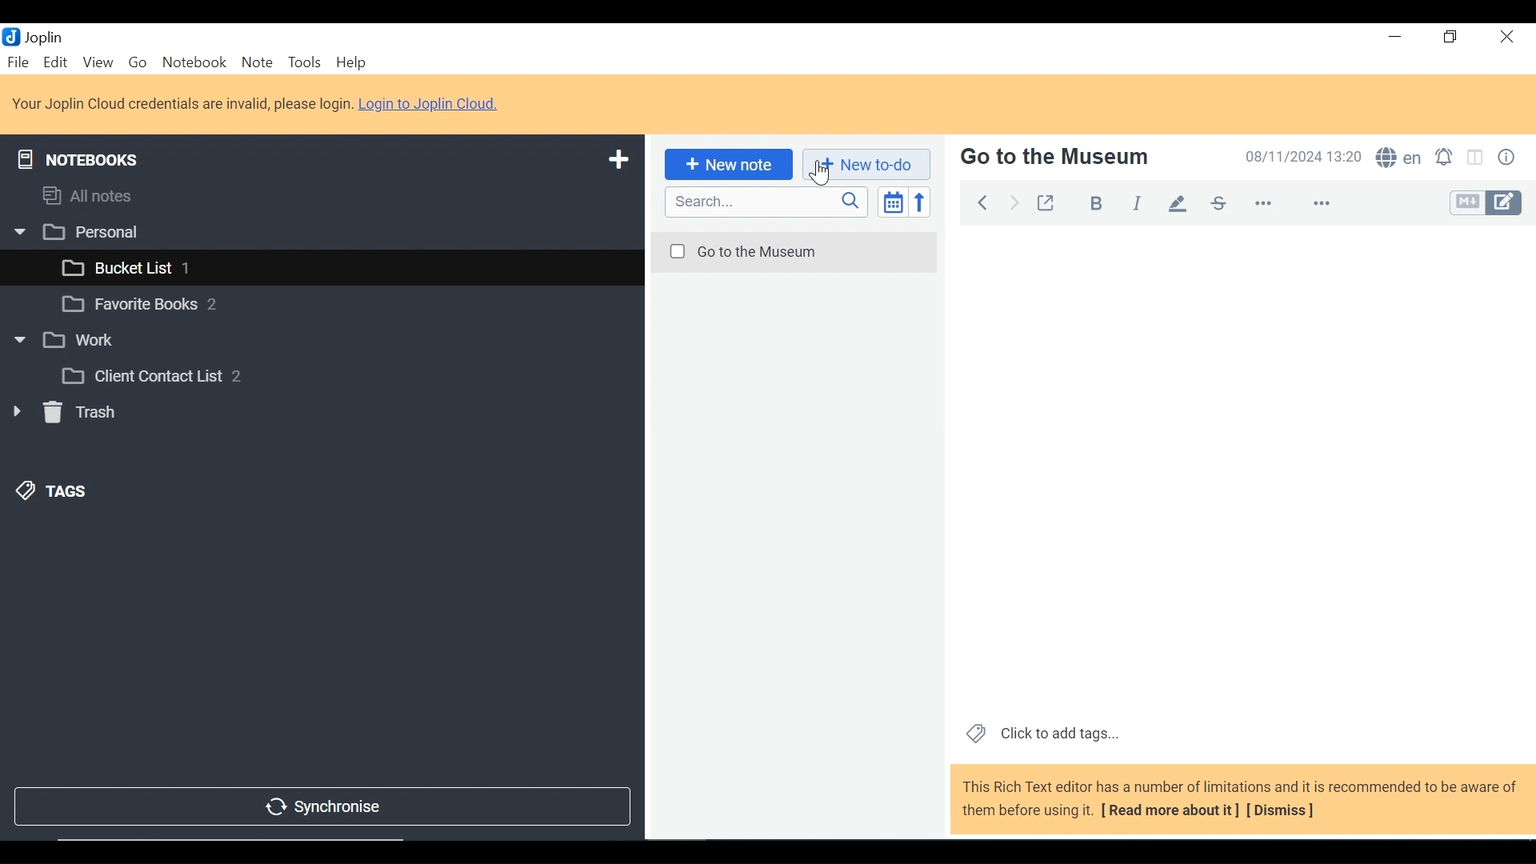 This screenshot has height=864, width=1536. I want to click on Trash, so click(64, 415).